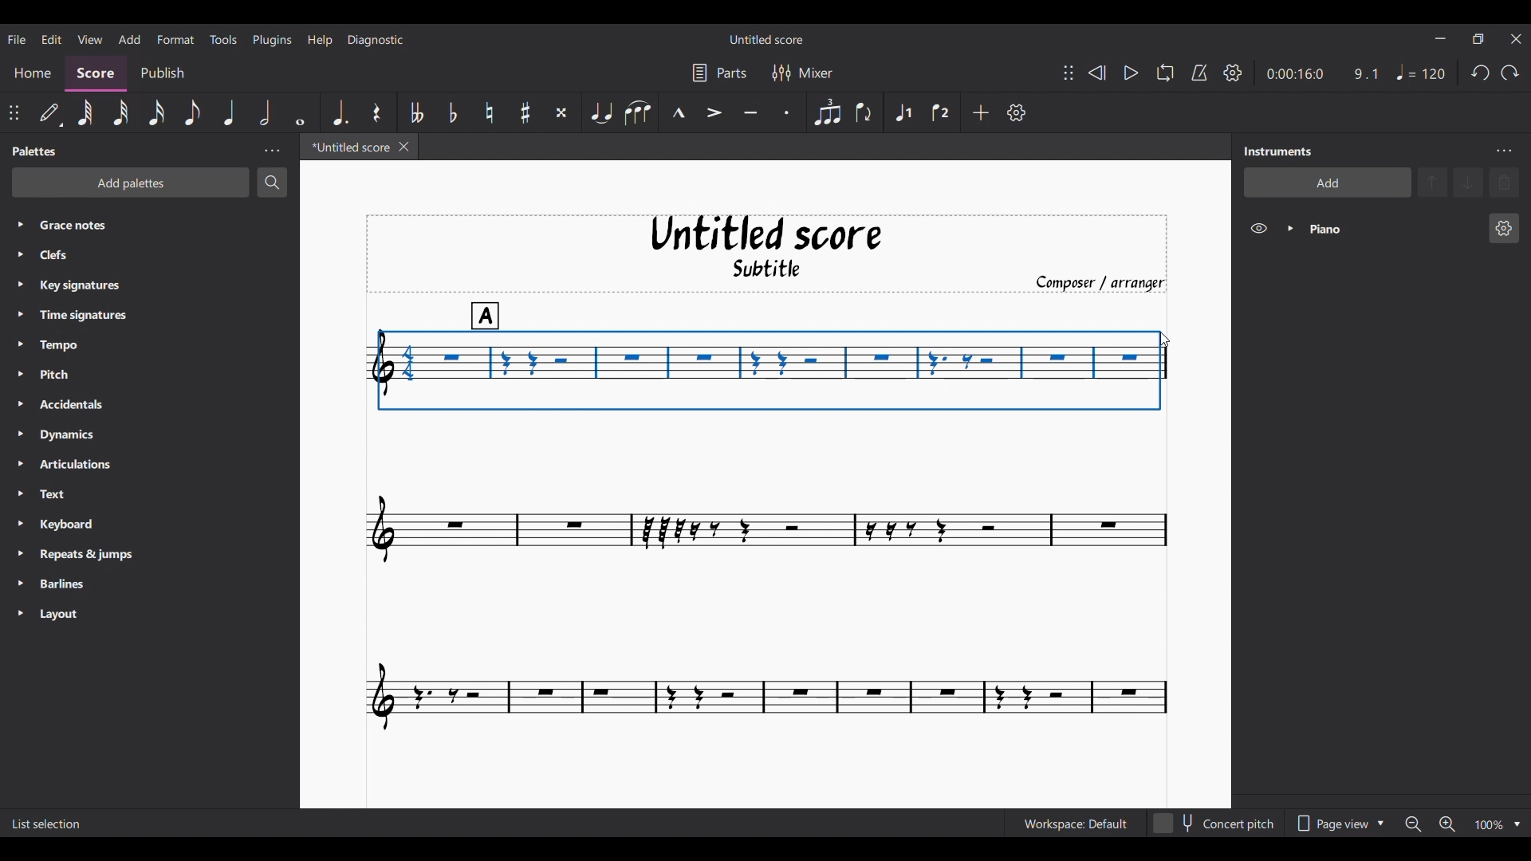 The width and height of the screenshot is (1531, 861). I want to click on Minimize, so click(1439, 38).